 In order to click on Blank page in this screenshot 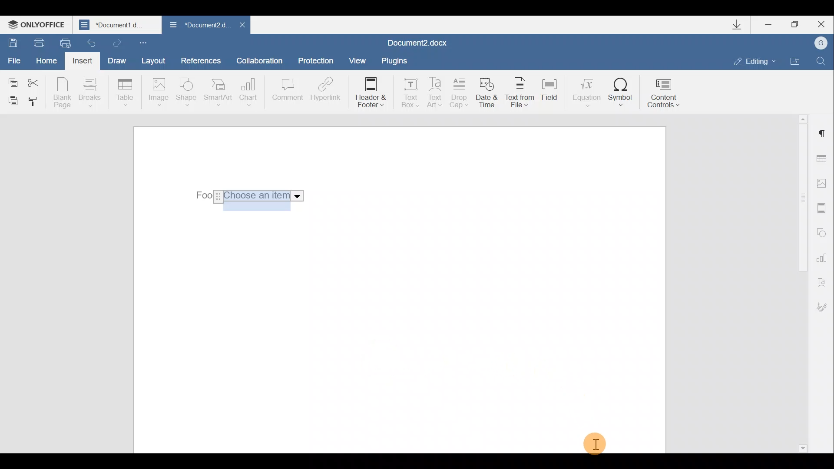, I will do `click(62, 92)`.